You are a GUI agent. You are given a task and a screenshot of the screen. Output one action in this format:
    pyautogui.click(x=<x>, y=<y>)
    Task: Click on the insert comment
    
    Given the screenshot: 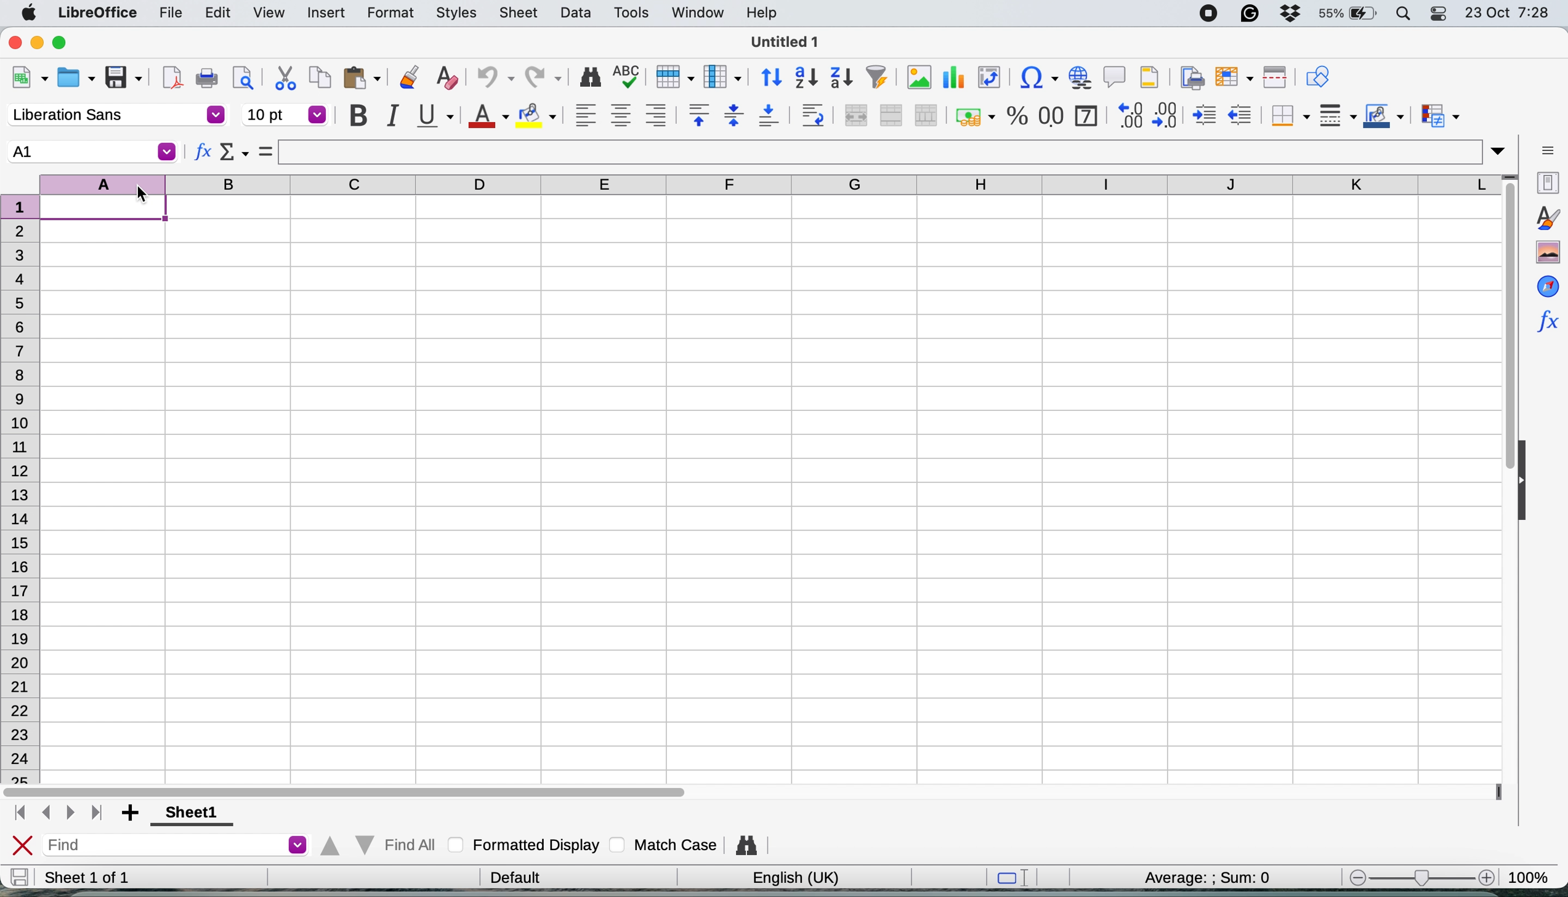 What is the action you would take?
    pyautogui.click(x=1113, y=78)
    